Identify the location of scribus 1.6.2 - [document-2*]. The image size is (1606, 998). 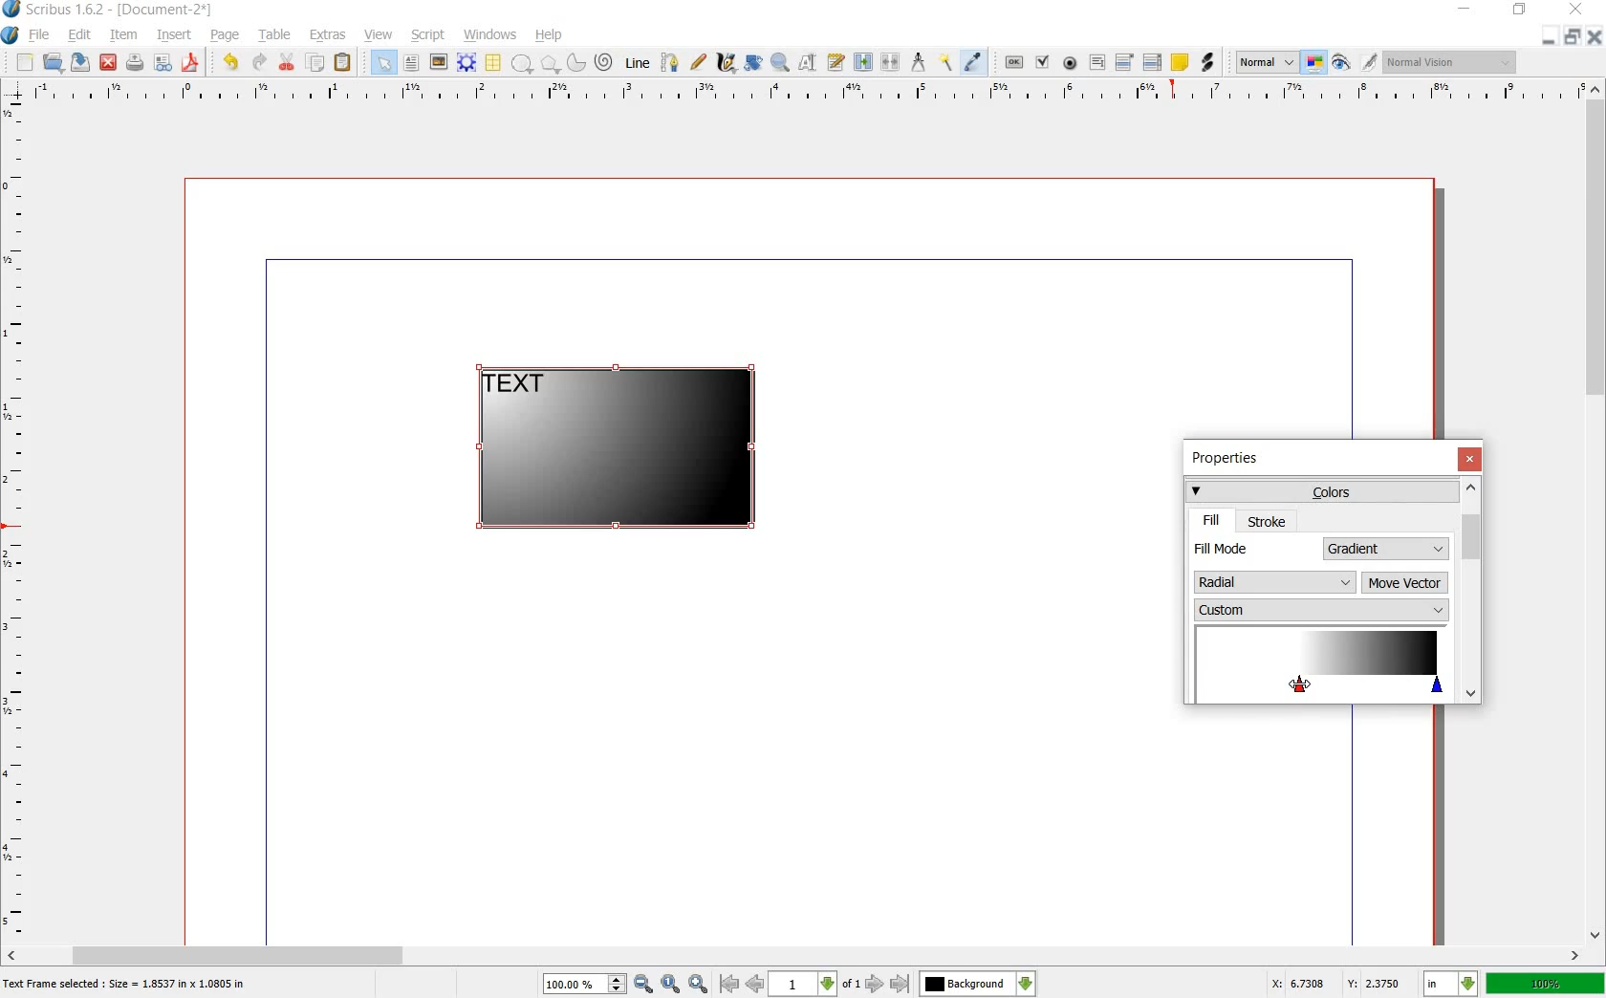
(126, 11).